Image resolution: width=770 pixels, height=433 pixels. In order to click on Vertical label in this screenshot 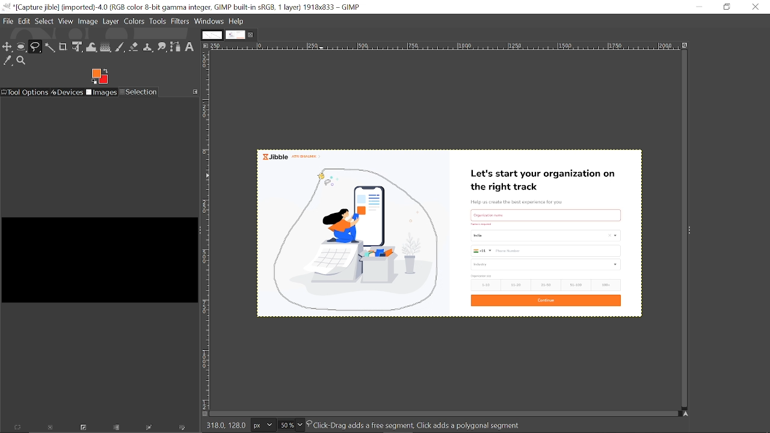, I will do `click(207, 231)`.